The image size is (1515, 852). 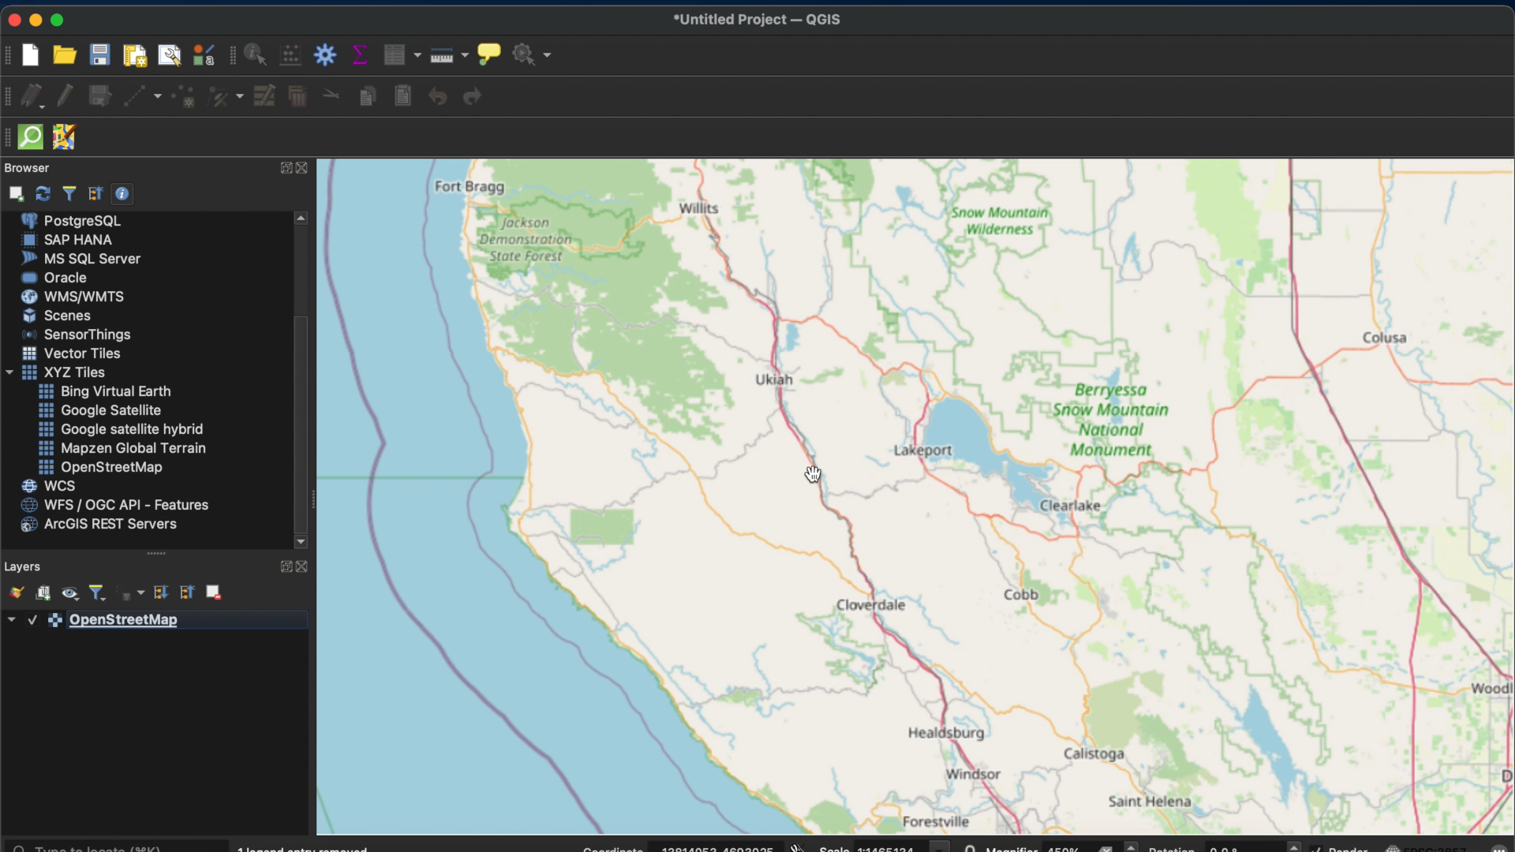 I want to click on openstreetmap, so click(x=99, y=468).